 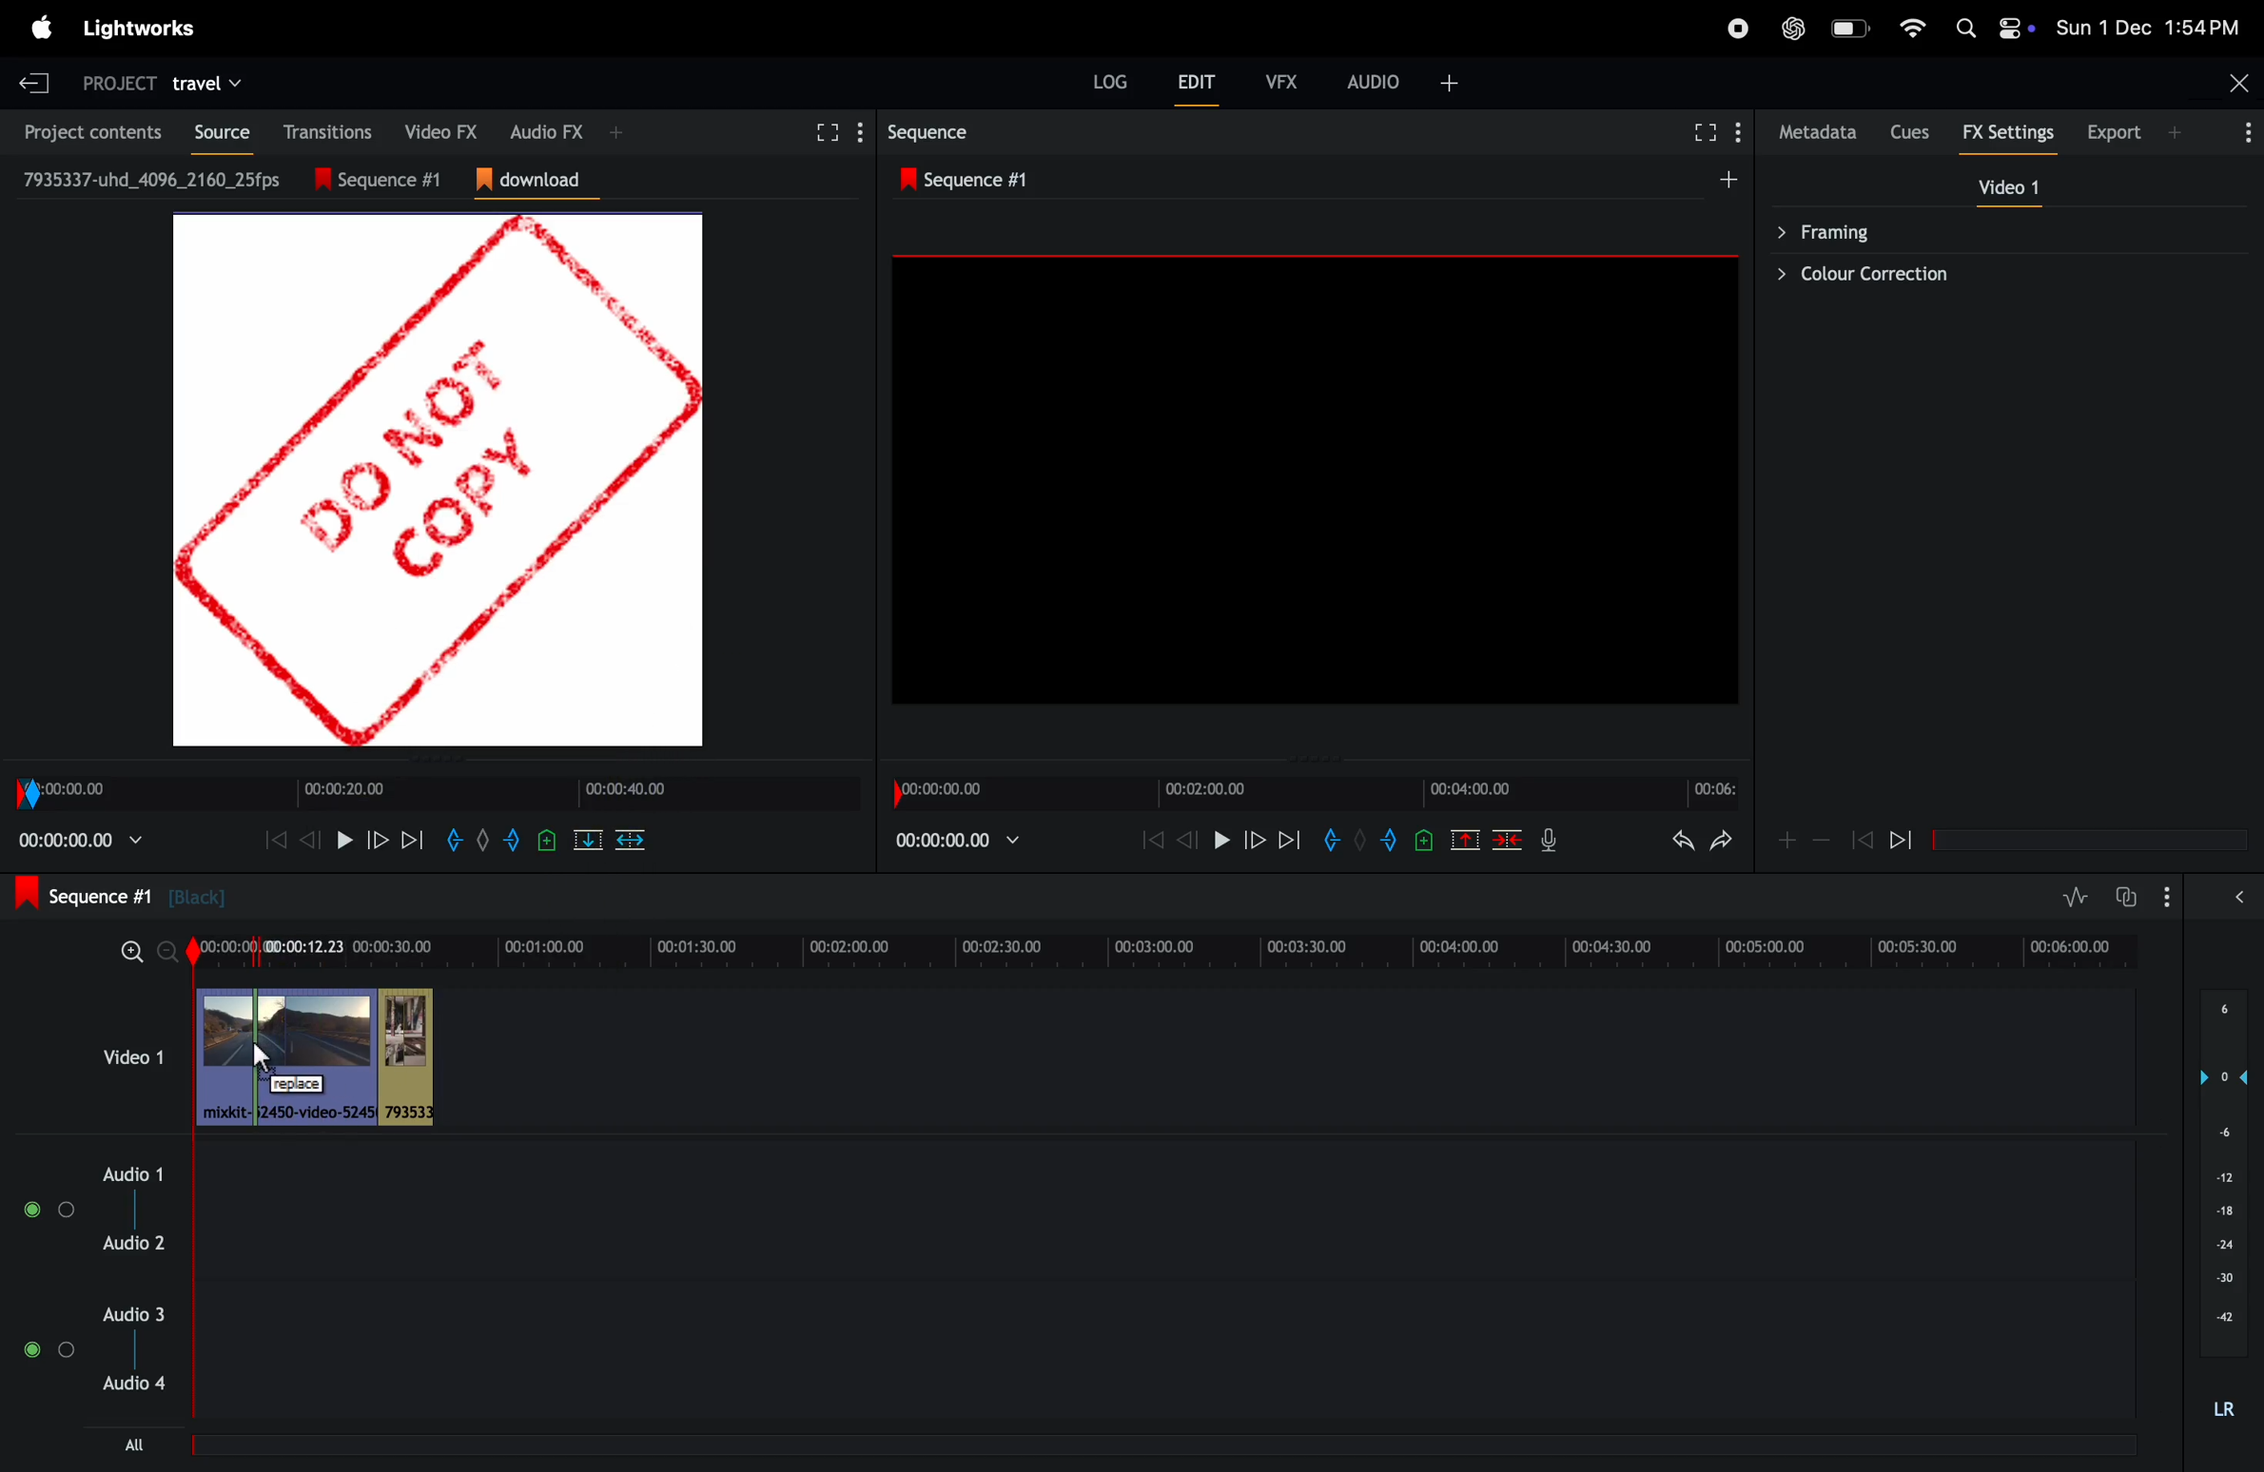 I want to click on Add, so click(x=1787, y=841).